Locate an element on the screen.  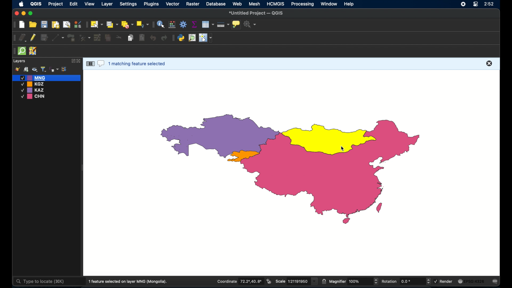
current edits is located at coordinates (22, 37).